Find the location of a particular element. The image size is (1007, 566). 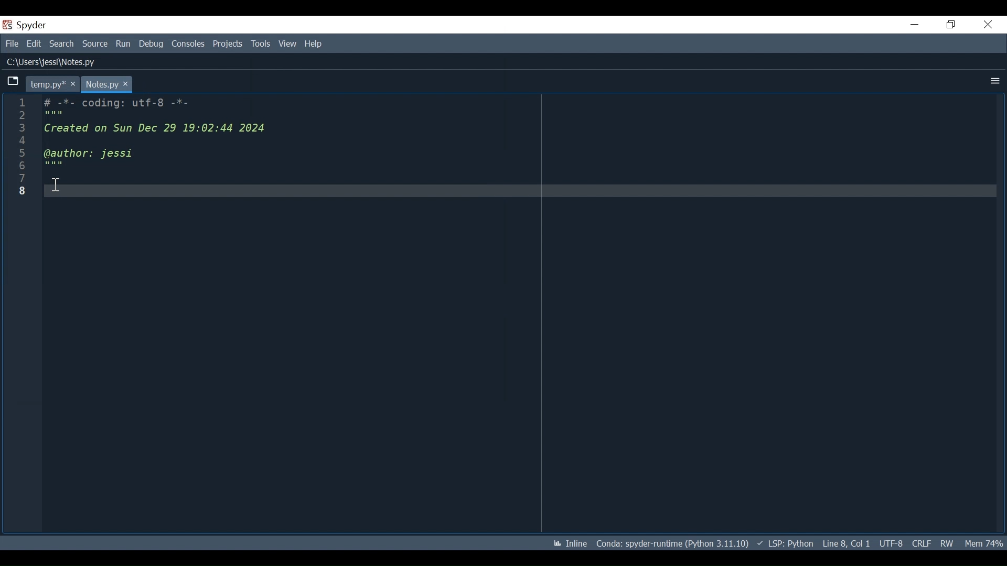

1 2 3 4 5 6 7 8 is located at coordinates (19, 149).